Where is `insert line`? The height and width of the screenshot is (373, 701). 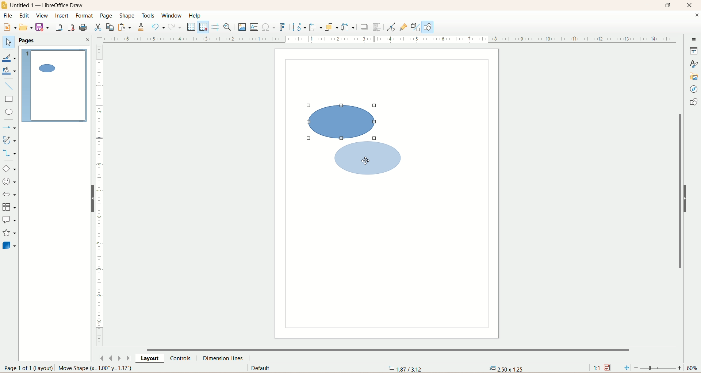 insert line is located at coordinates (9, 86).